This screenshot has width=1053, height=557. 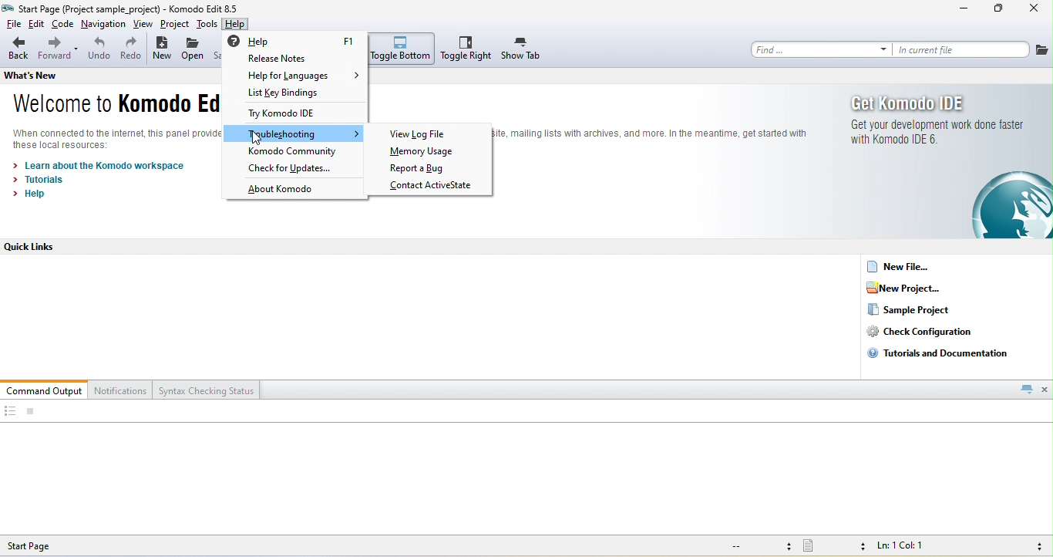 I want to click on start page, so click(x=42, y=545).